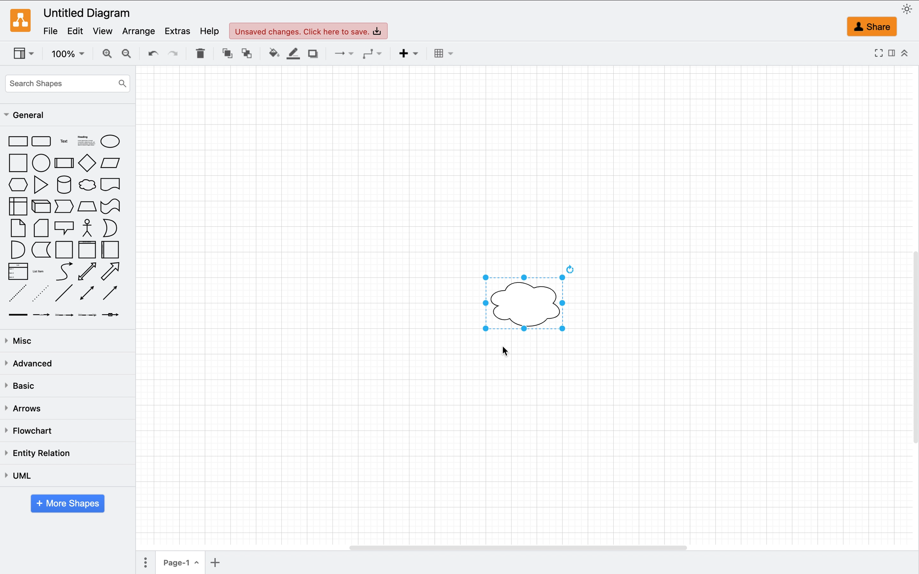 This screenshot has height=574, width=919. I want to click on connetors, so click(340, 54).